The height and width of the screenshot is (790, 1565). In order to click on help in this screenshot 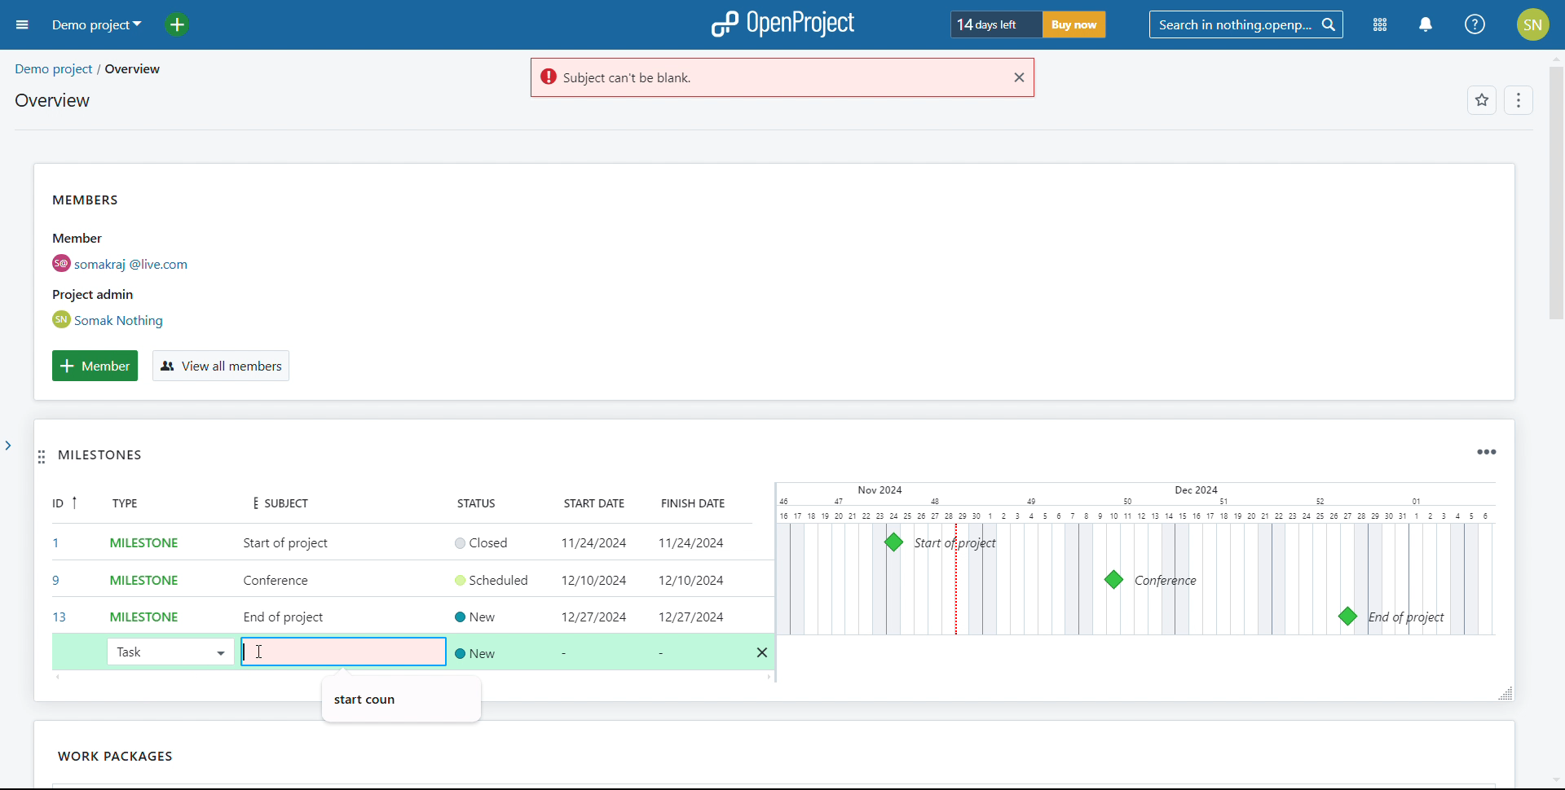, I will do `click(1476, 24)`.